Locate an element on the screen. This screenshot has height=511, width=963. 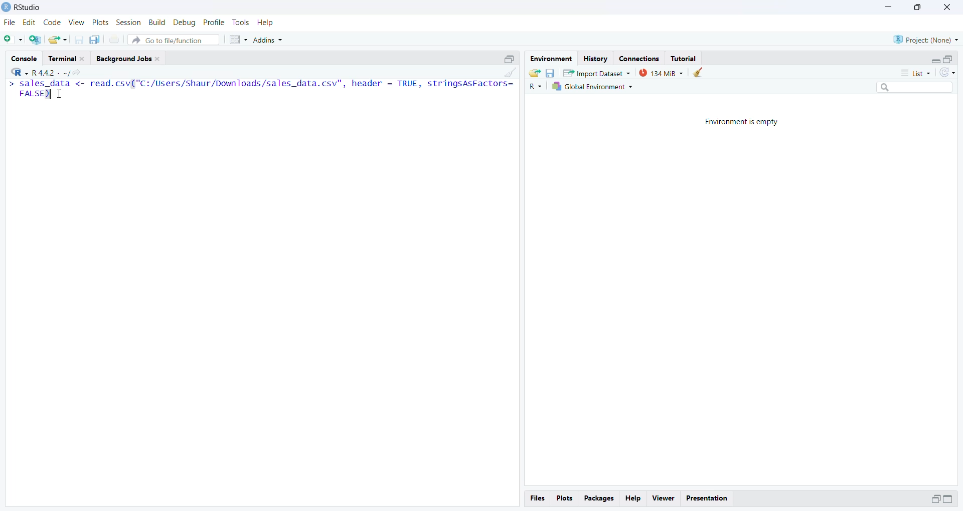
> sales_data <- read.csv("C:/Users/Shaur/Downloads/sales_data.csv", header = TRUE, stringsAsFactors=
FALSE) T is located at coordinates (259, 90).